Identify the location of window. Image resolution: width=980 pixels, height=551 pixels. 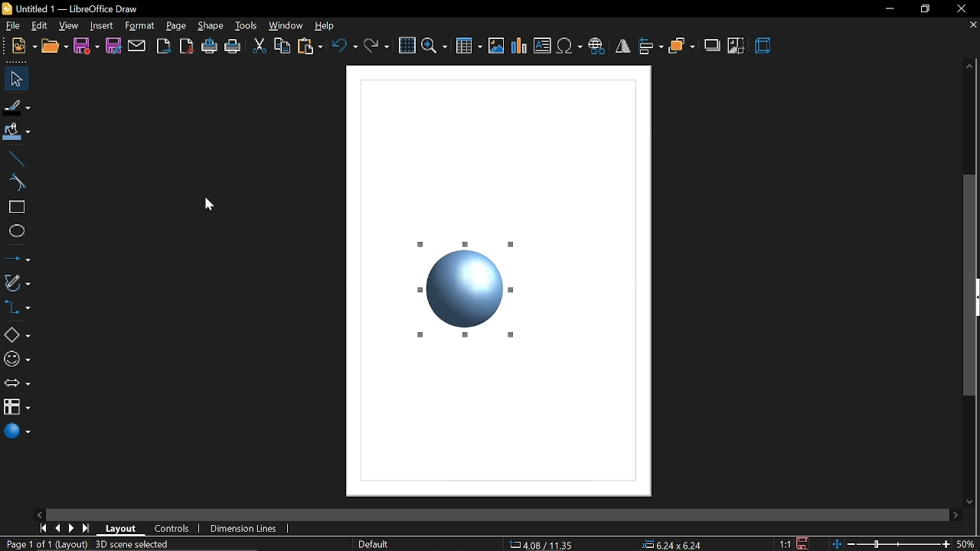
(286, 27).